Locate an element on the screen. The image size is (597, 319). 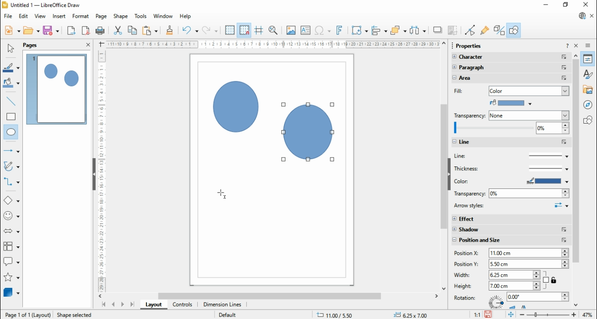
close panel is located at coordinates (88, 44).